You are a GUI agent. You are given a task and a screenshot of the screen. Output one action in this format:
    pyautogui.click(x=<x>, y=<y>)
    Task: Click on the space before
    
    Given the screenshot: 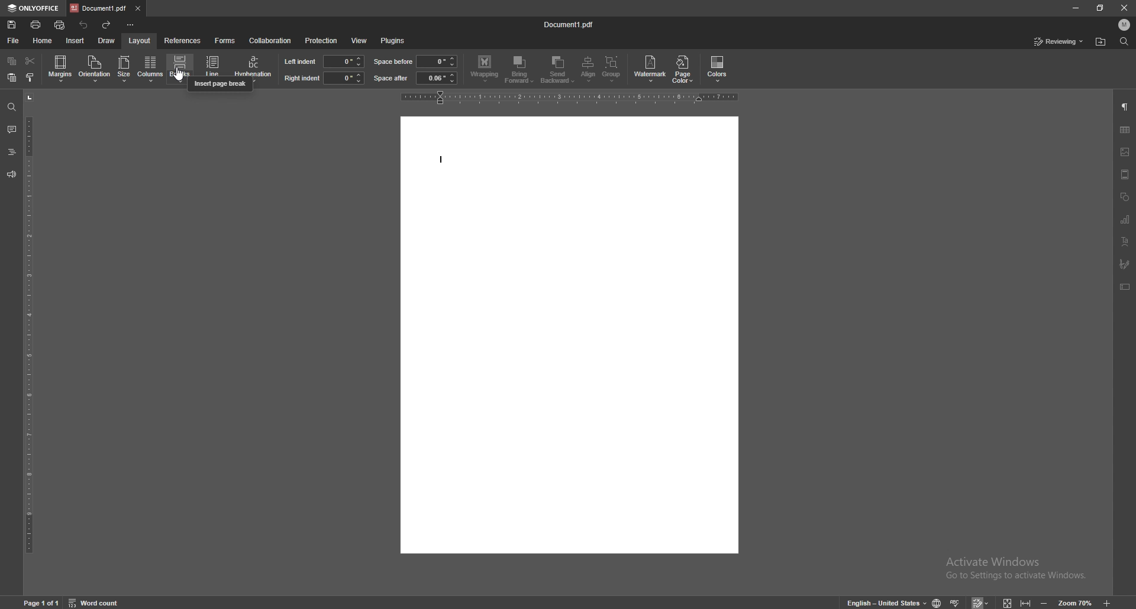 What is the action you would take?
    pyautogui.click(x=393, y=61)
    